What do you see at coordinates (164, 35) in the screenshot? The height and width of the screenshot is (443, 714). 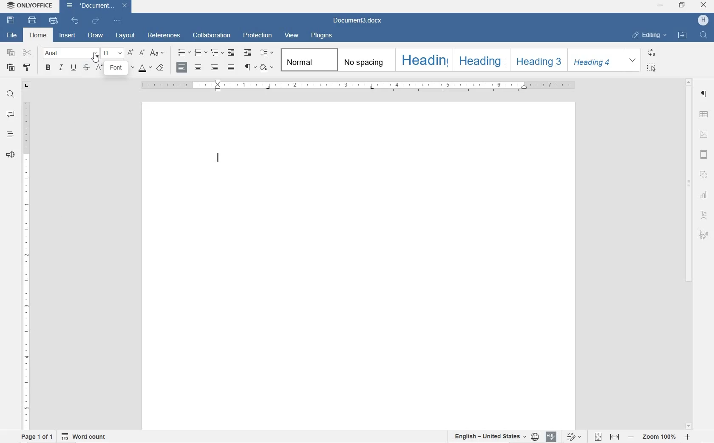 I see `REFERENCES` at bounding box center [164, 35].